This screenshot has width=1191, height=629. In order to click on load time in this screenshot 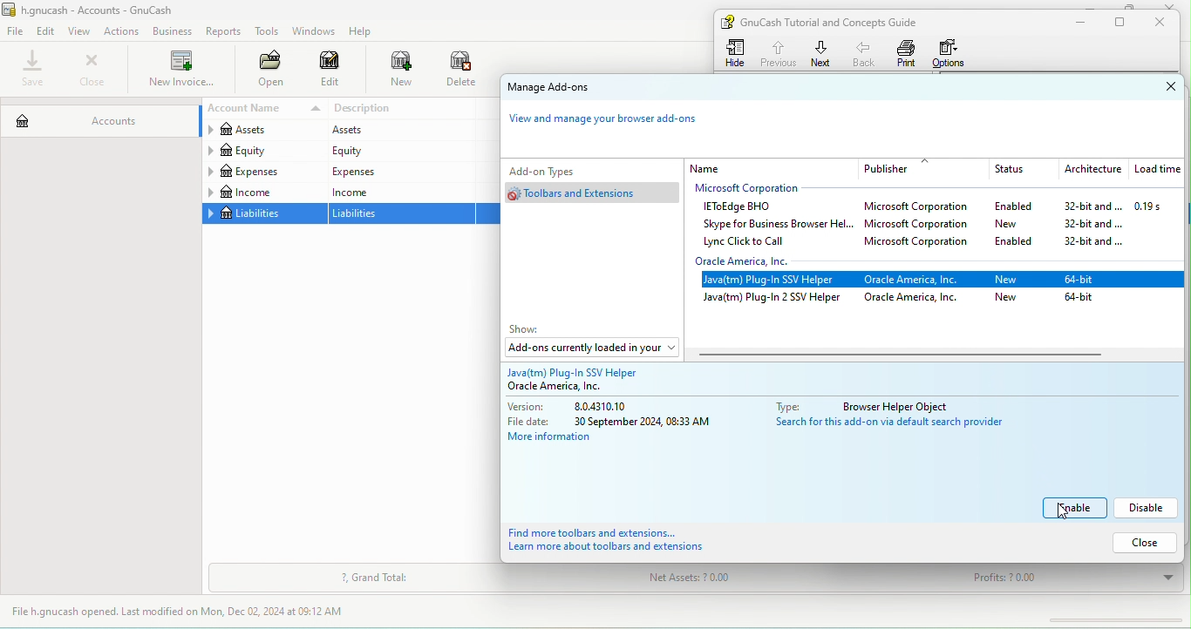, I will do `click(1155, 170)`.